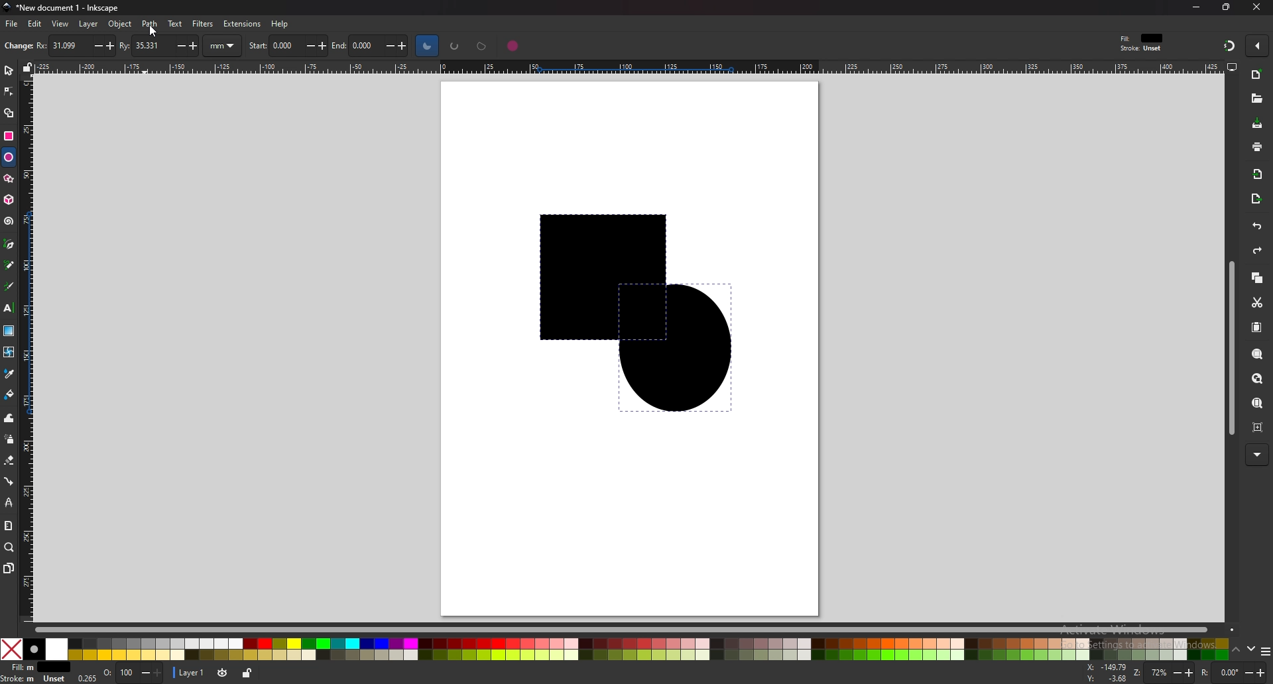 This screenshot has width=1273, height=684. I want to click on more colors, so click(1265, 651).